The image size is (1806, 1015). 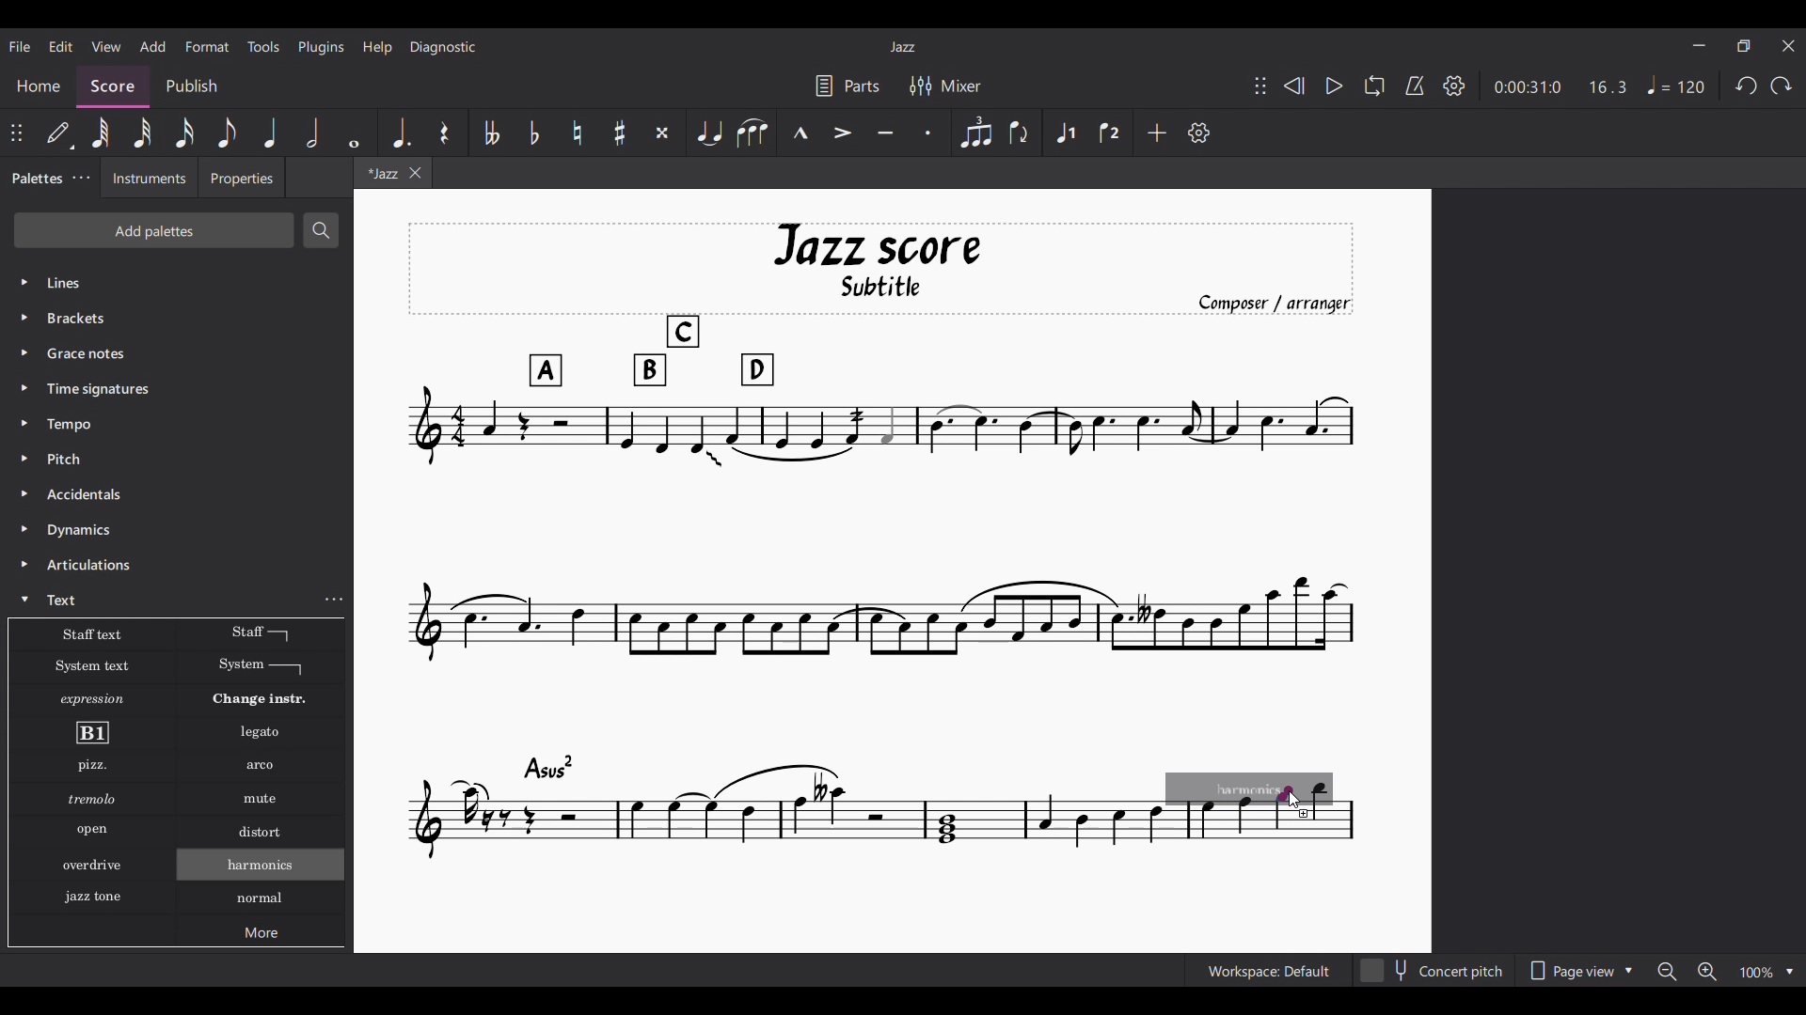 What do you see at coordinates (263, 908) in the screenshot?
I see `Harmonics` at bounding box center [263, 908].